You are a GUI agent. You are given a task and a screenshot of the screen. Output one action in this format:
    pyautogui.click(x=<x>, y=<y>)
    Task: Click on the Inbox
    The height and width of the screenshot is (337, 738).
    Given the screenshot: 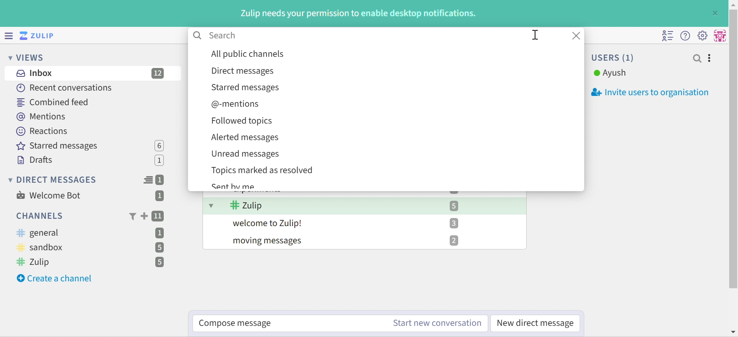 What is the action you would take?
    pyautogui.click(x=33, y=73)
    